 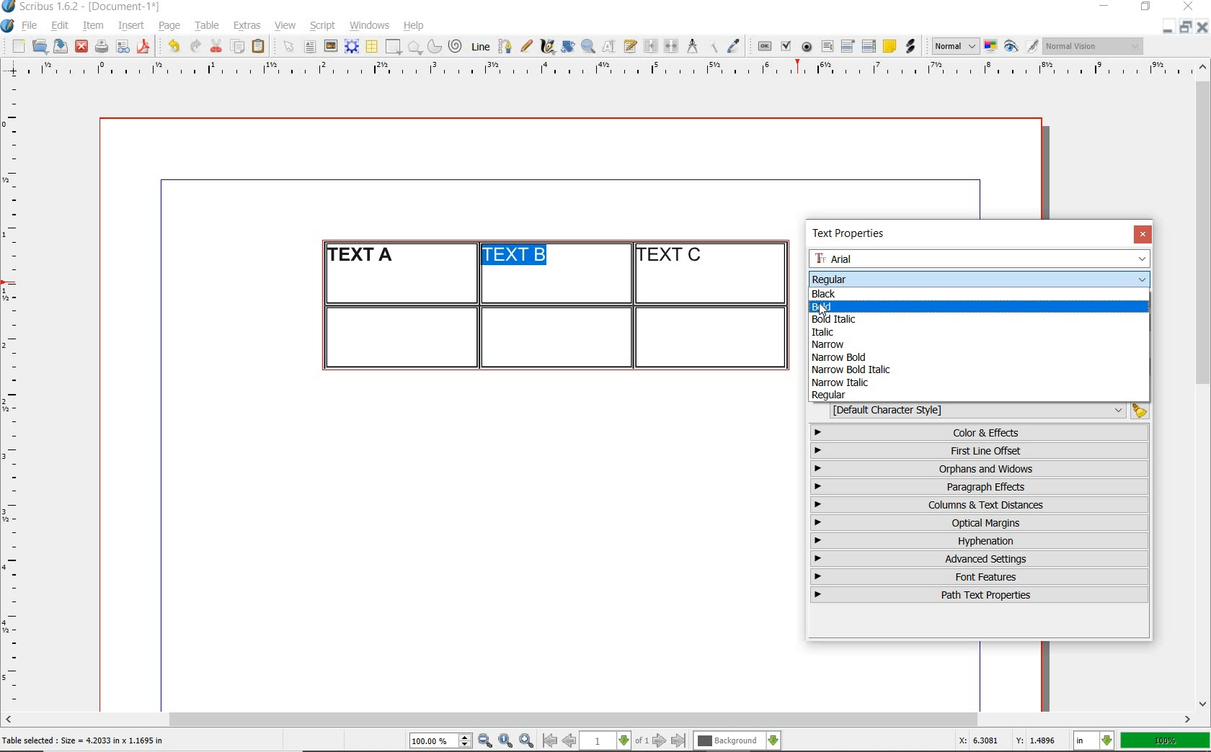 I want to click on orphans & windows, so click(x=978, y=470).